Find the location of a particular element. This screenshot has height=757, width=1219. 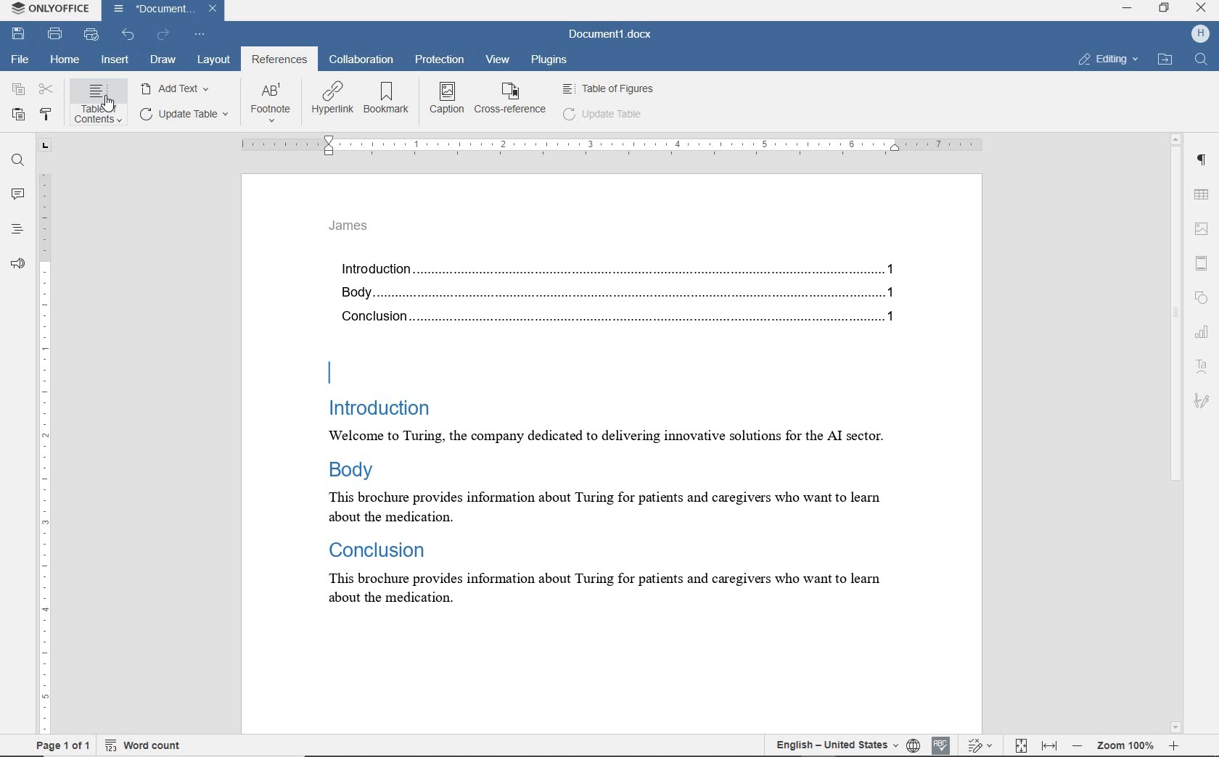

ignature is located at coordinates (1202, 397).